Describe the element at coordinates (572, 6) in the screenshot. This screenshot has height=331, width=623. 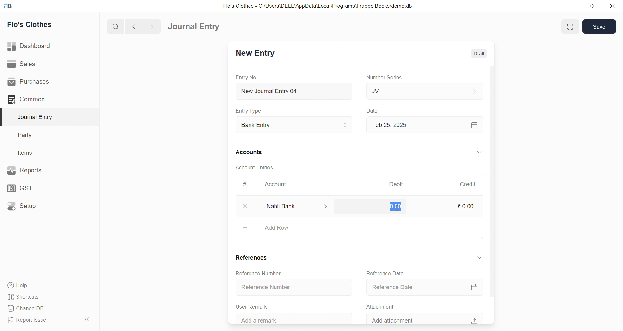
I see `minimize` at that location.